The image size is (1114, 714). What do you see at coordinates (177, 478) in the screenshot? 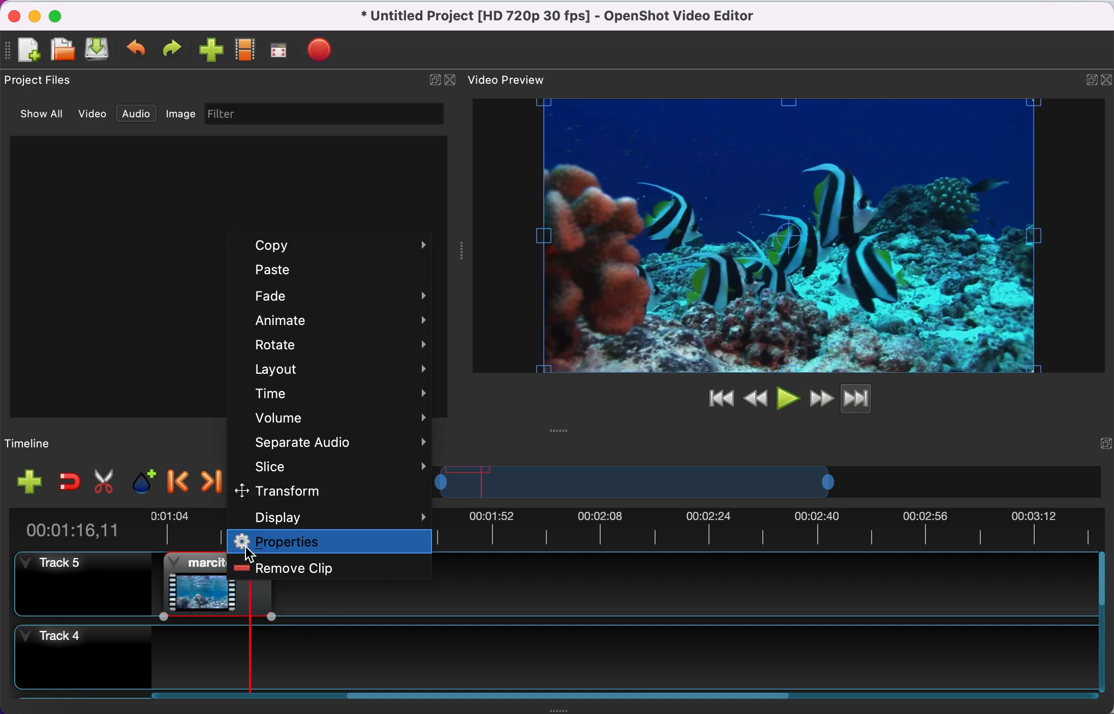
I see `previous marker` at bounding box center [177, 478].